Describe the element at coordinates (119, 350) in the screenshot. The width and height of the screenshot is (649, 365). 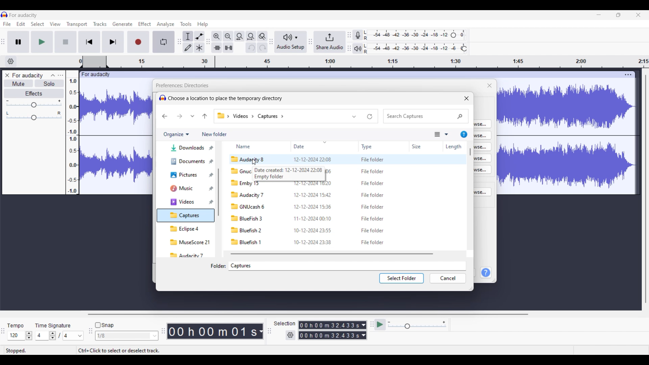
I see `Shortcut to select/deselect track` at that location.